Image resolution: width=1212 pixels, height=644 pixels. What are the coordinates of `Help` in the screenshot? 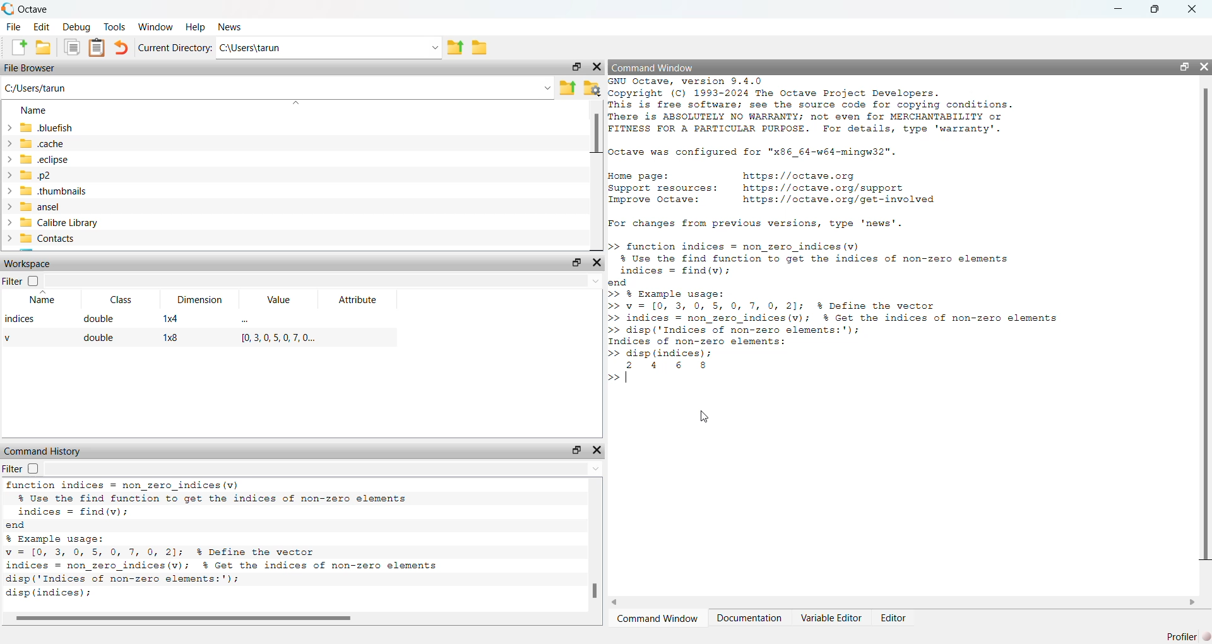 It's located at (195, 28).